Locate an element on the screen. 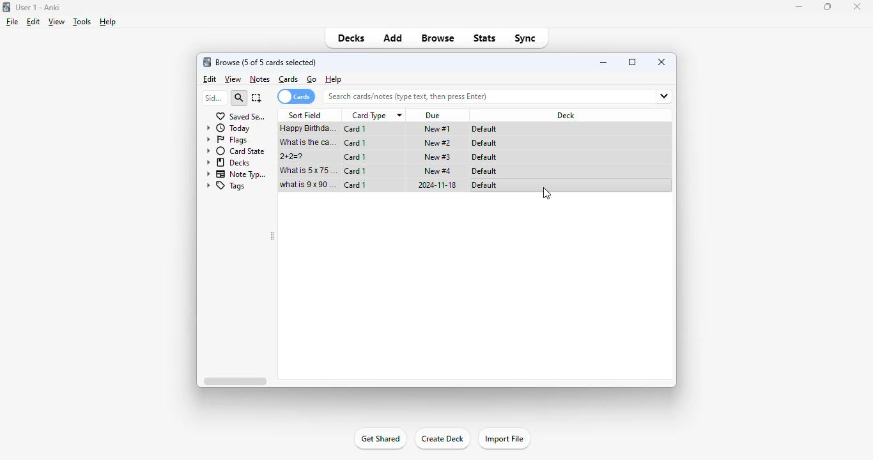  2+2=? is located at coordinates (293, 157).